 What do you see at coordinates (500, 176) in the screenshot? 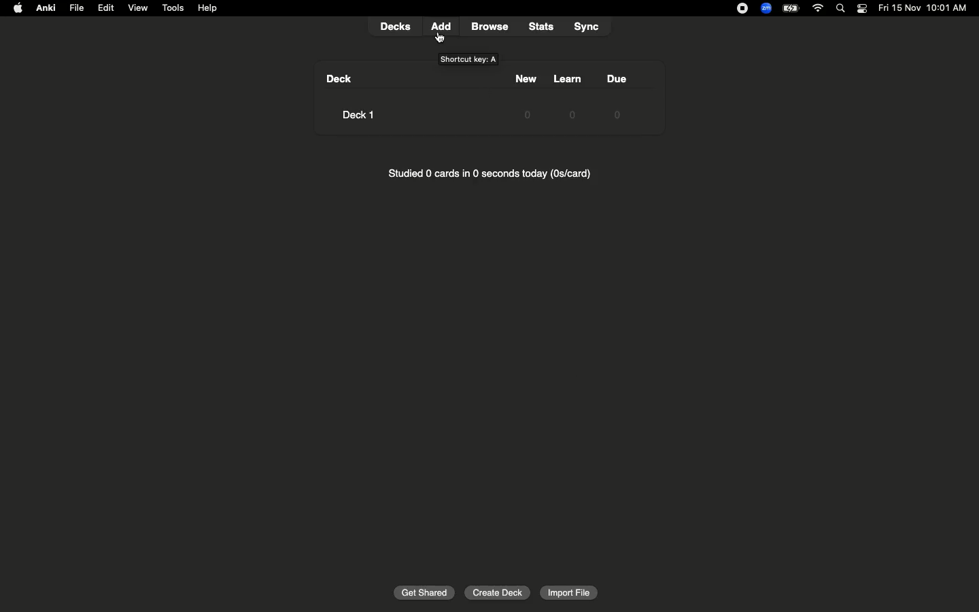
I see `Studied 0 cards in 0 seconds` at bounding box center [500, 176].